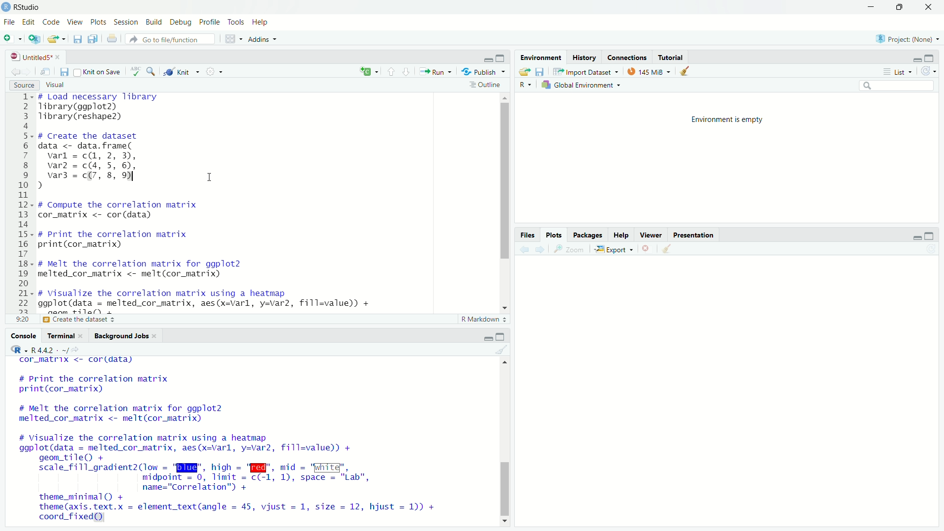 The height and width of the screenshot is (531, 944). I want to click on save current document, so click(65, 72).